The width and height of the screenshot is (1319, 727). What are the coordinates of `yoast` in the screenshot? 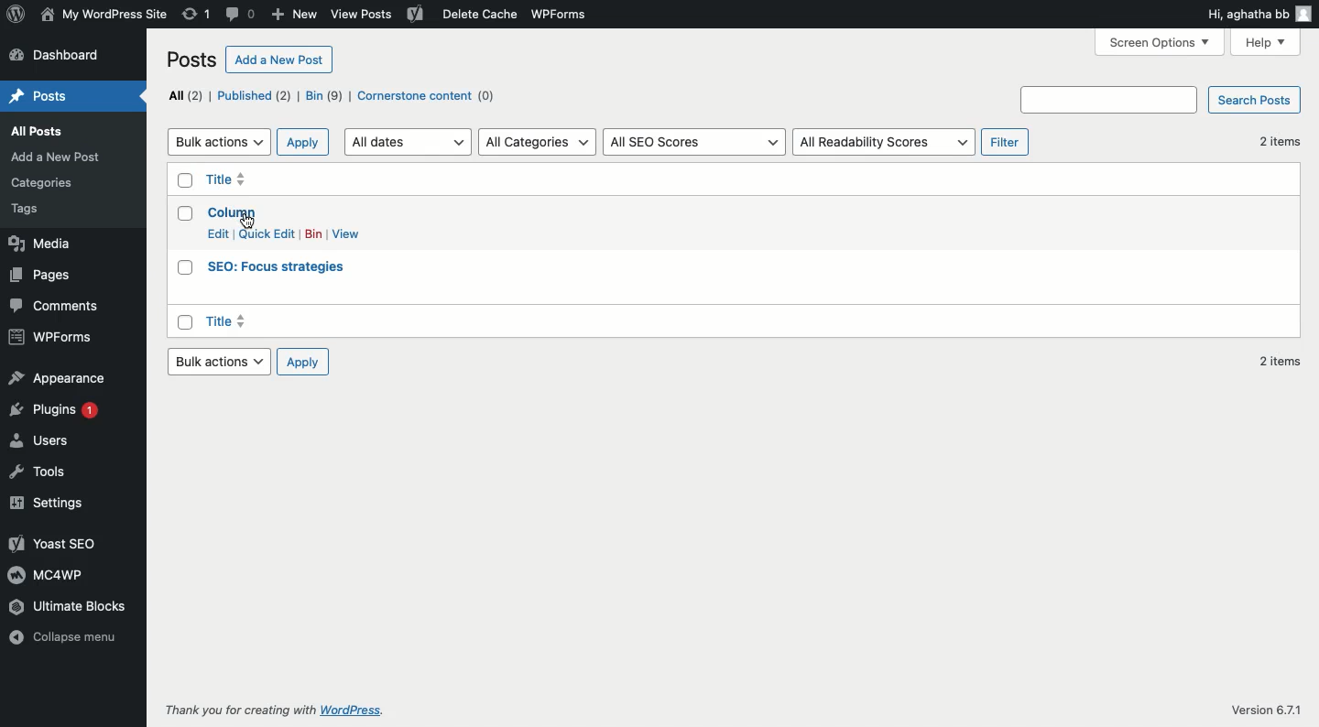 It's located at (415, 14).